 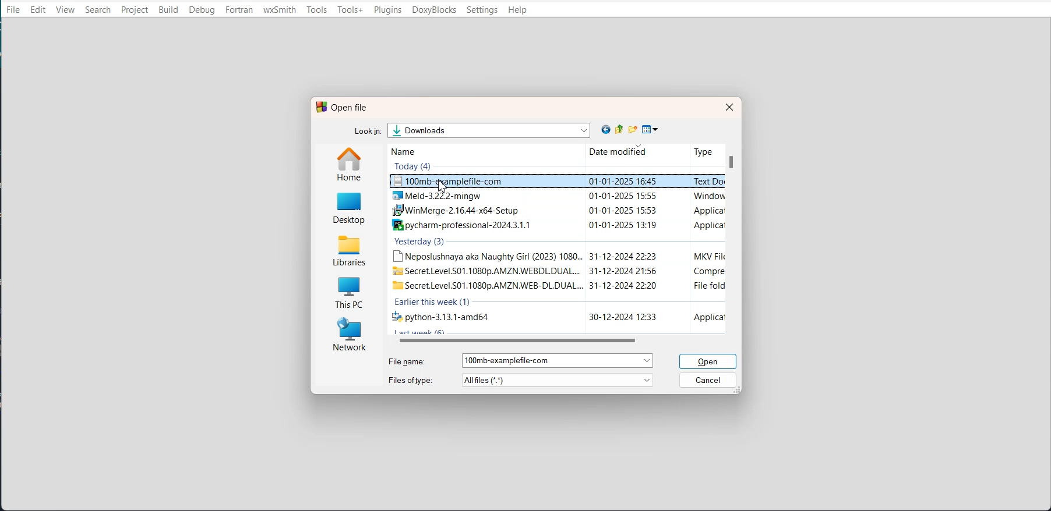 What do you see at coordinates (280, 10) in the screenshot?
I see `wxSmith` at bounding box center [280, 10].